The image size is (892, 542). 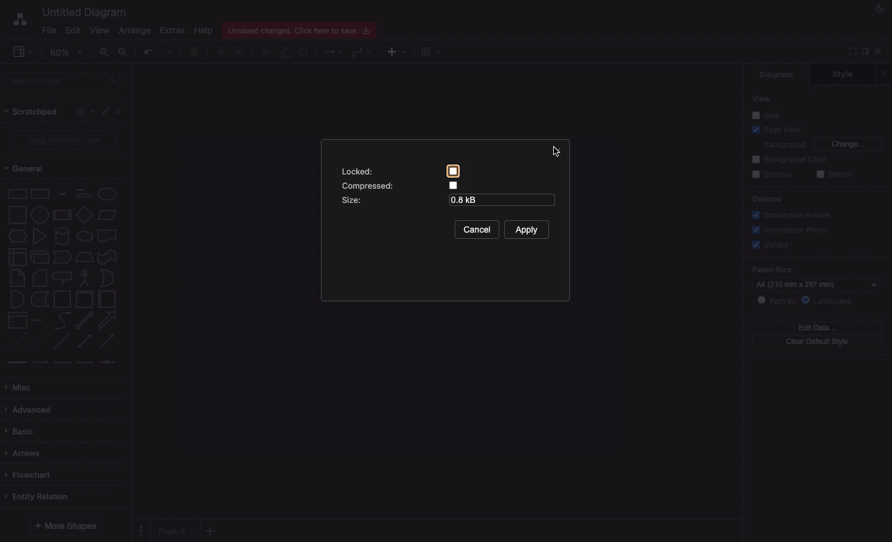 What do you see at coordinates (195, 53) in the screenshot?
I see `Delete` at bounding box center [195, 53].